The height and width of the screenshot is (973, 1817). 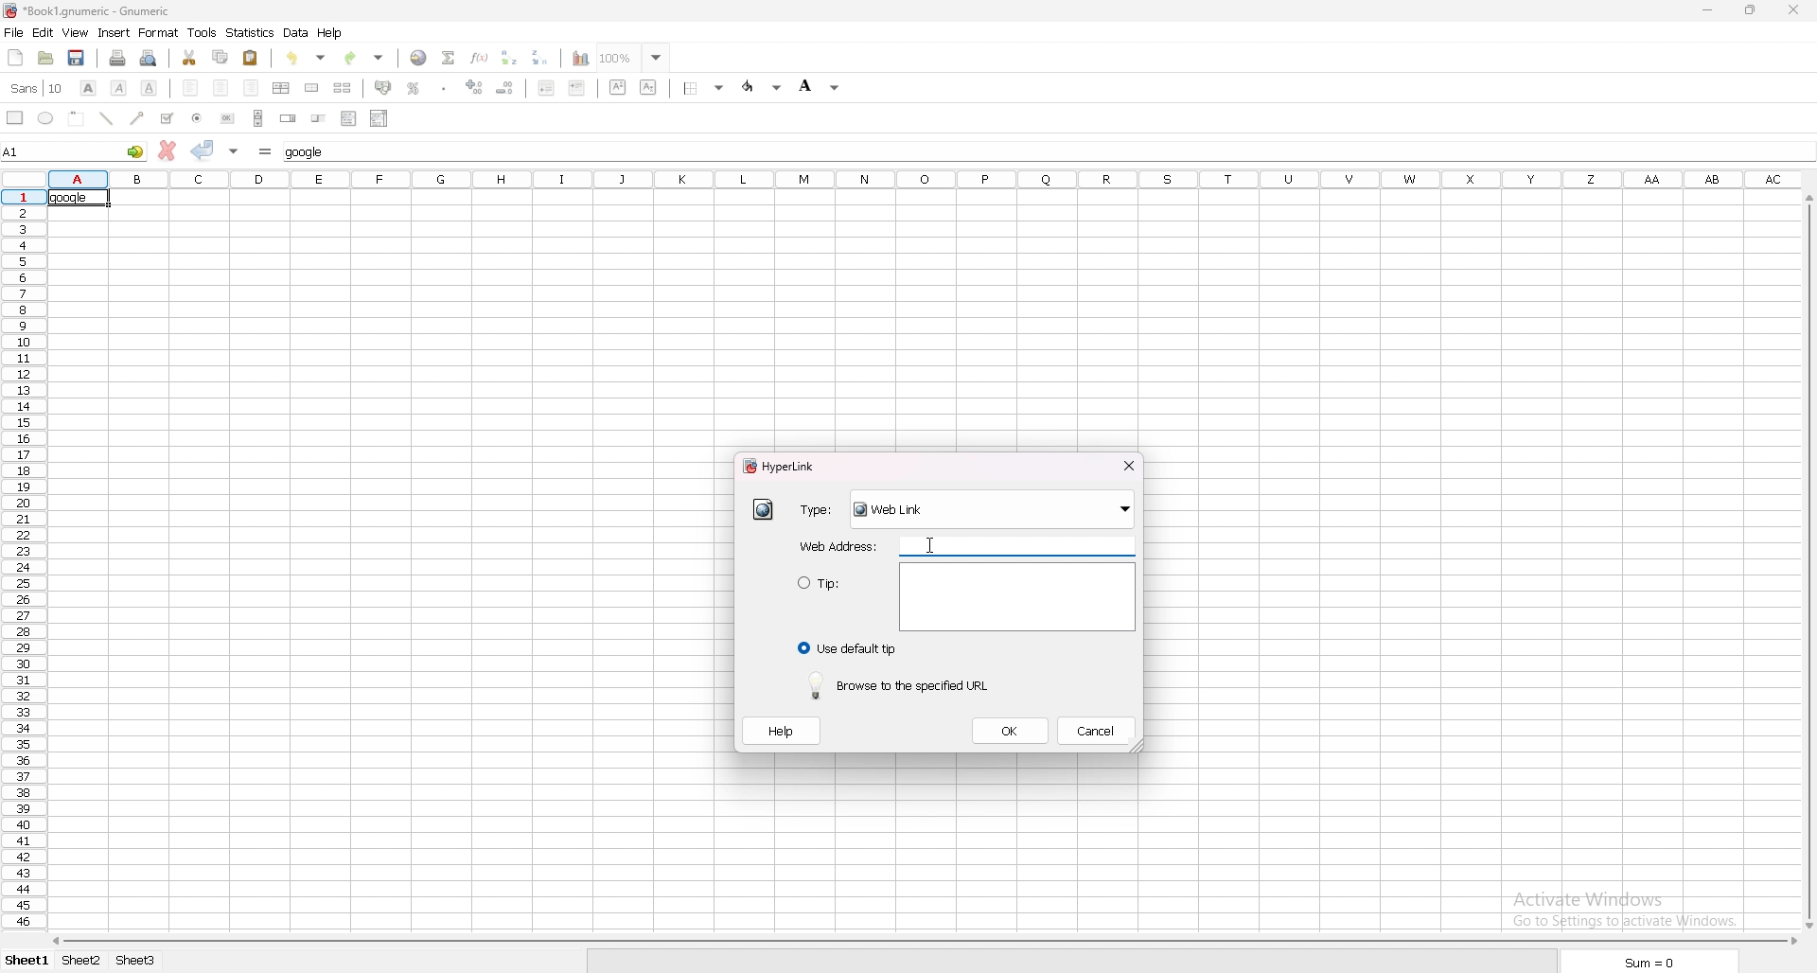 I want to click on undo, so click(x=308, y=58).